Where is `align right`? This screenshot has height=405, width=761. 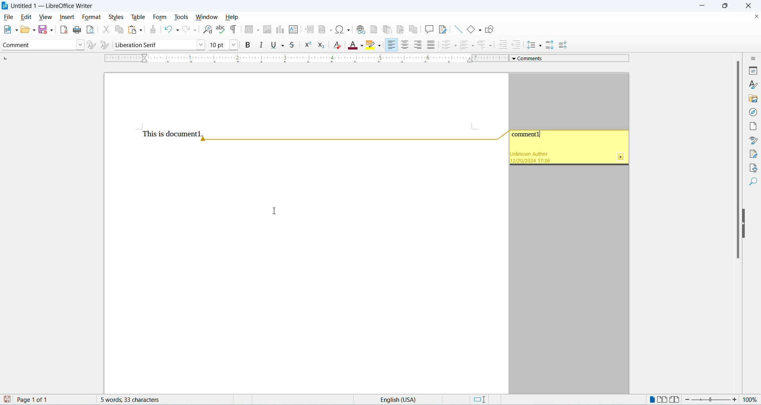 align right is located at coordinates (418, 45).